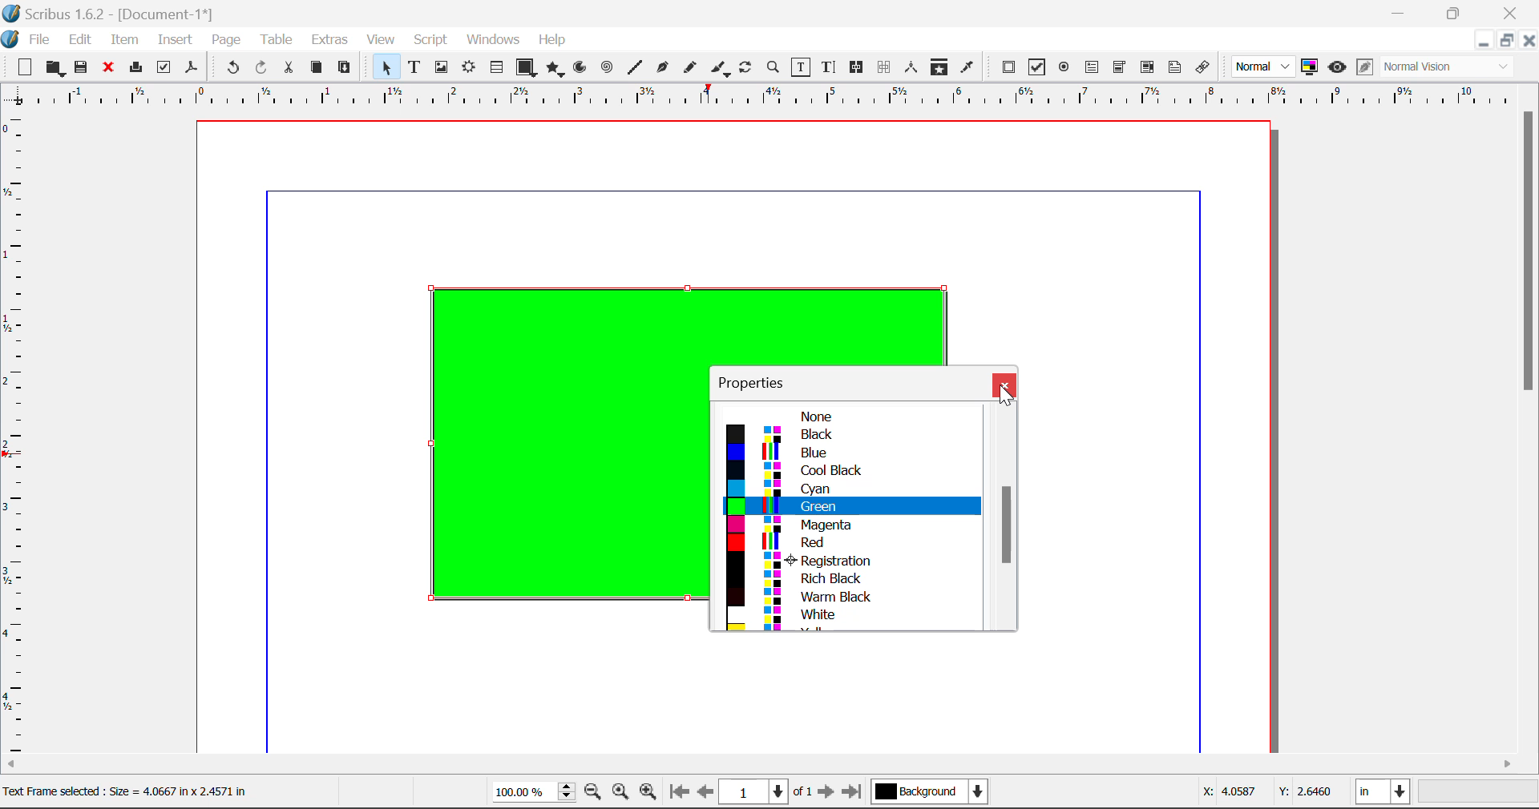 This screenshot has width=1539, height=809. What do you see at coordinates (556, 69) in the screenshot?
I see `Polygon` at bounding box center [556, 69].